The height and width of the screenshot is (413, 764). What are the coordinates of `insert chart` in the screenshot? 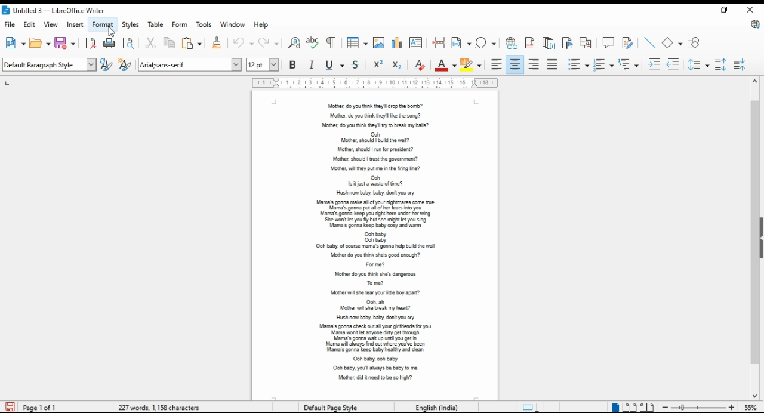 It's located at (398, 43).